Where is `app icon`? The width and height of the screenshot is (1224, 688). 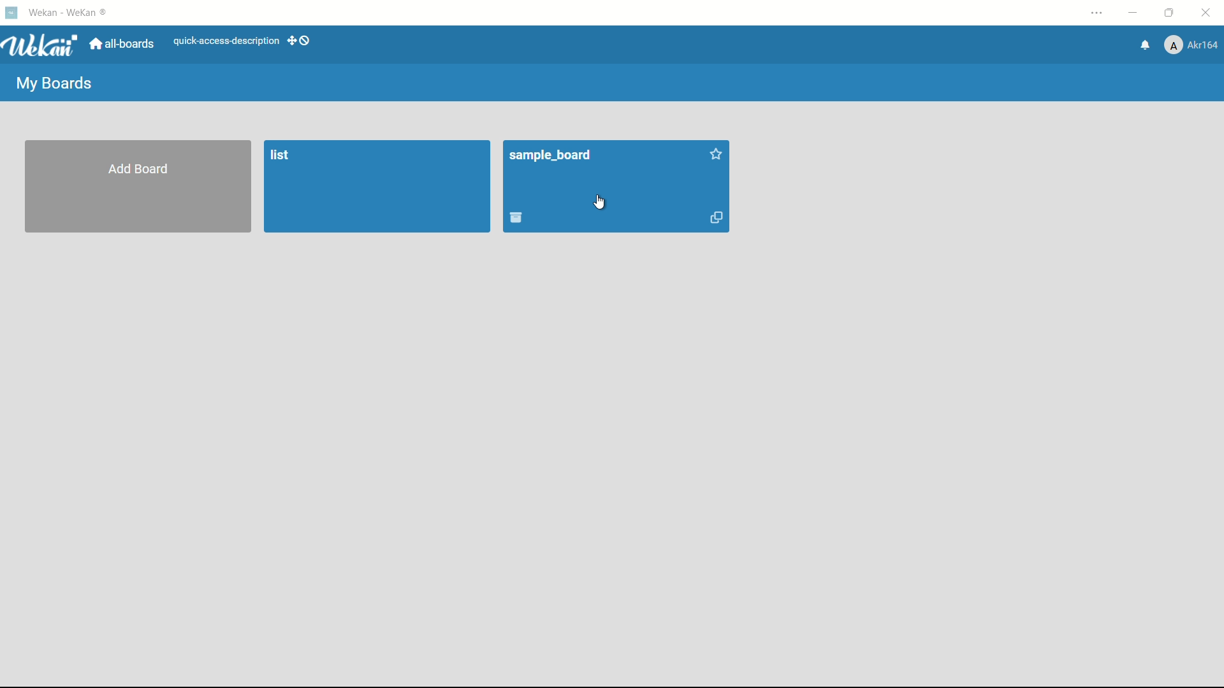
app icon is located at coordinates (11, 12).